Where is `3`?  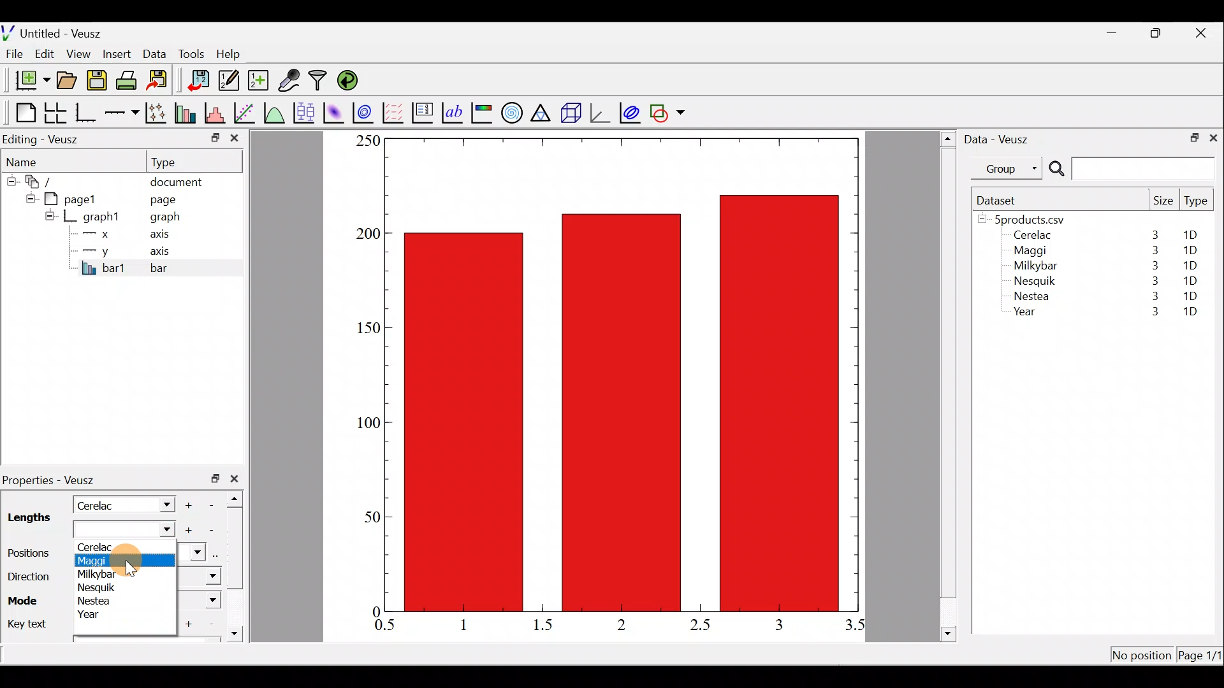 3 is located at coordinates (1154, 234).